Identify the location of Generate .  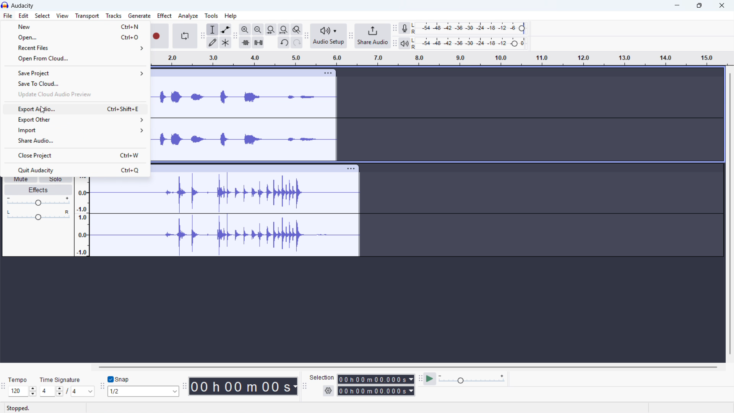
(140, 16).